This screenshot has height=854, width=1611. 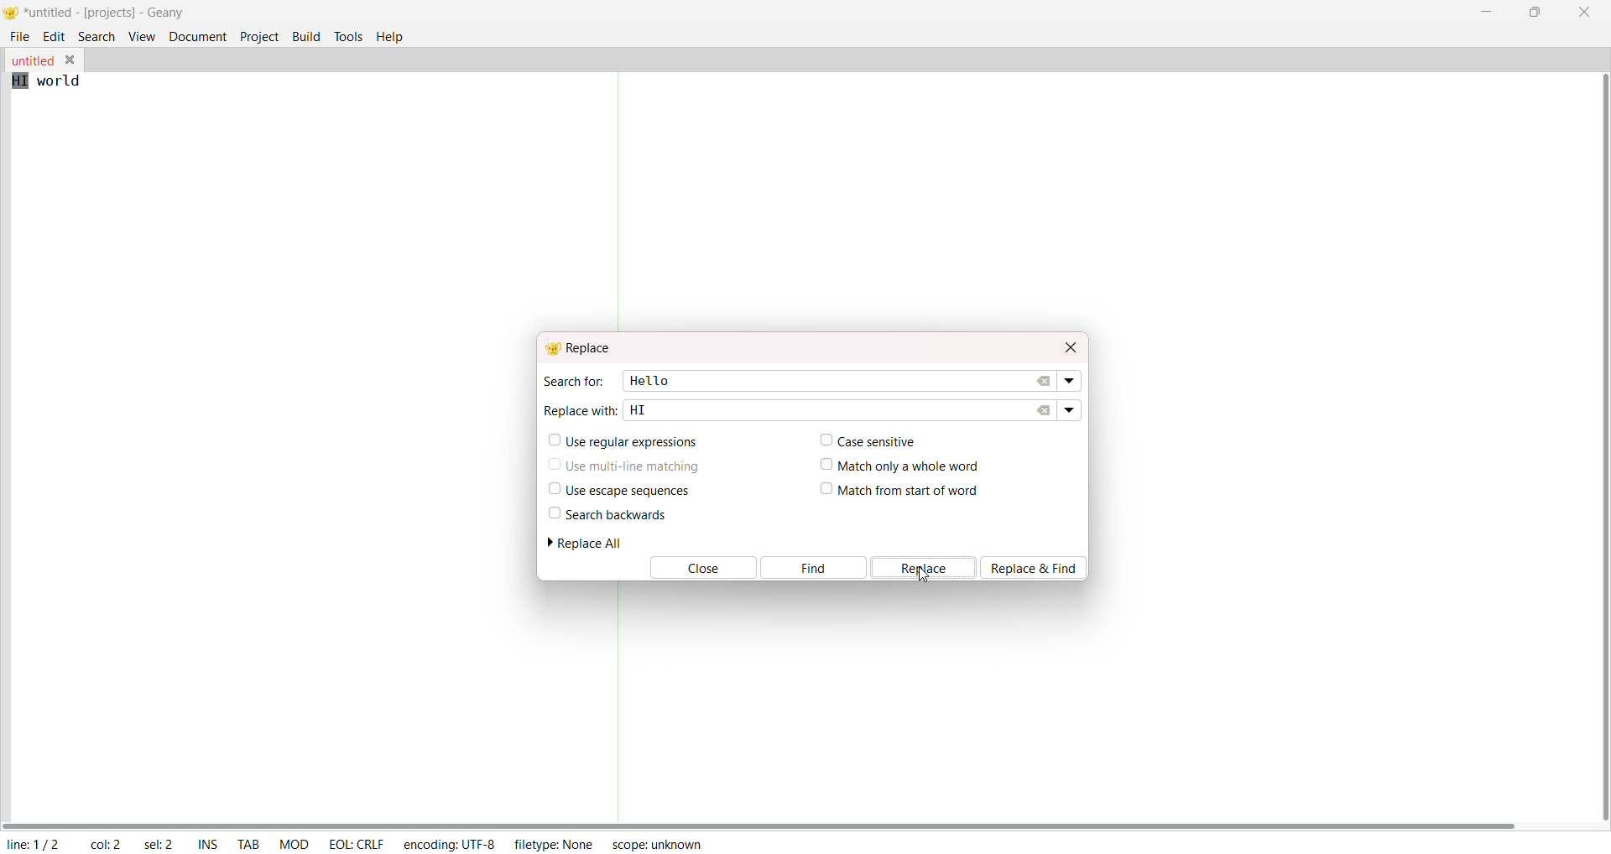 I want to click on replace with, so click(x=581, y=409).